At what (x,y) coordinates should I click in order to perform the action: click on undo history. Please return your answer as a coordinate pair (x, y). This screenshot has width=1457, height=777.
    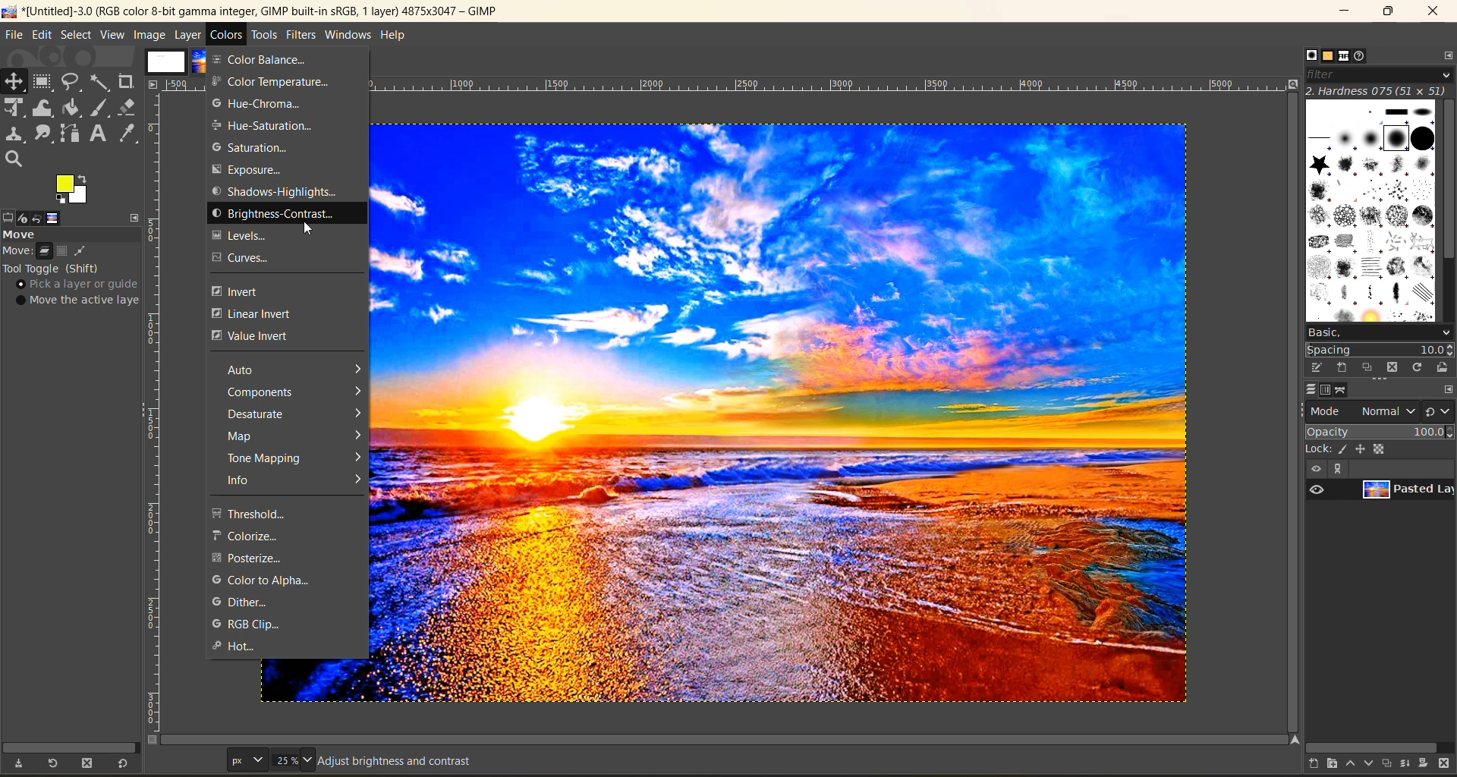
    Looking at the image, I should click on (36, 219).